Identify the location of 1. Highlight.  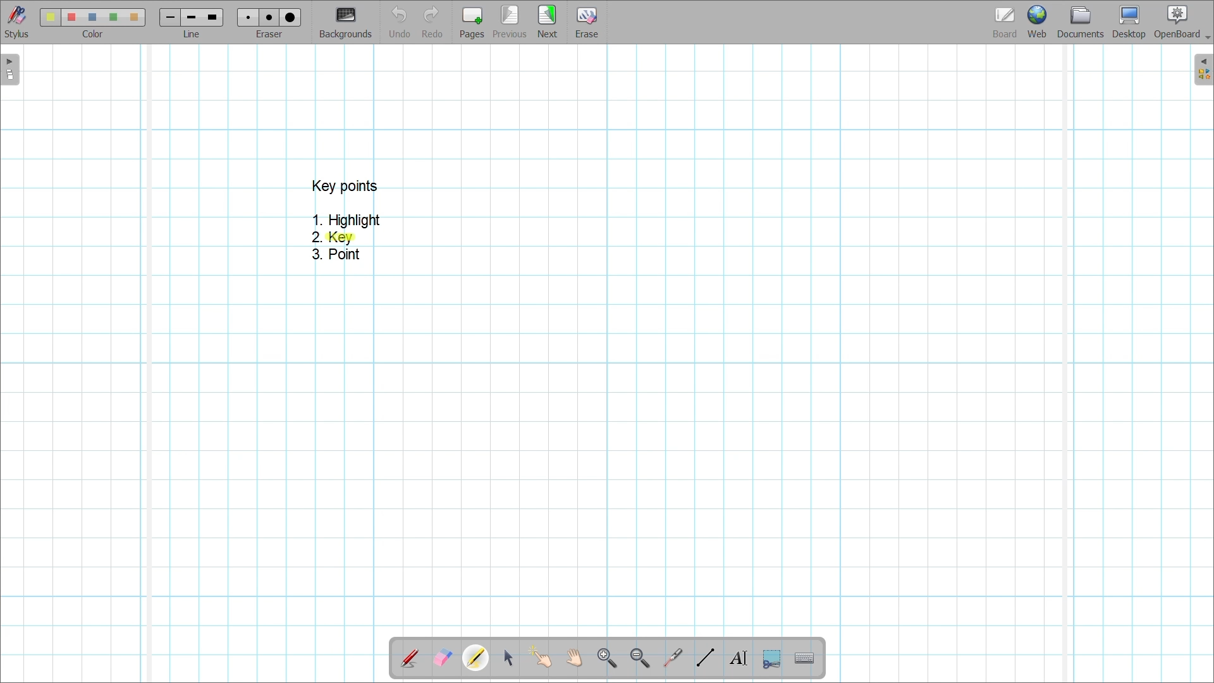
(347, 219).